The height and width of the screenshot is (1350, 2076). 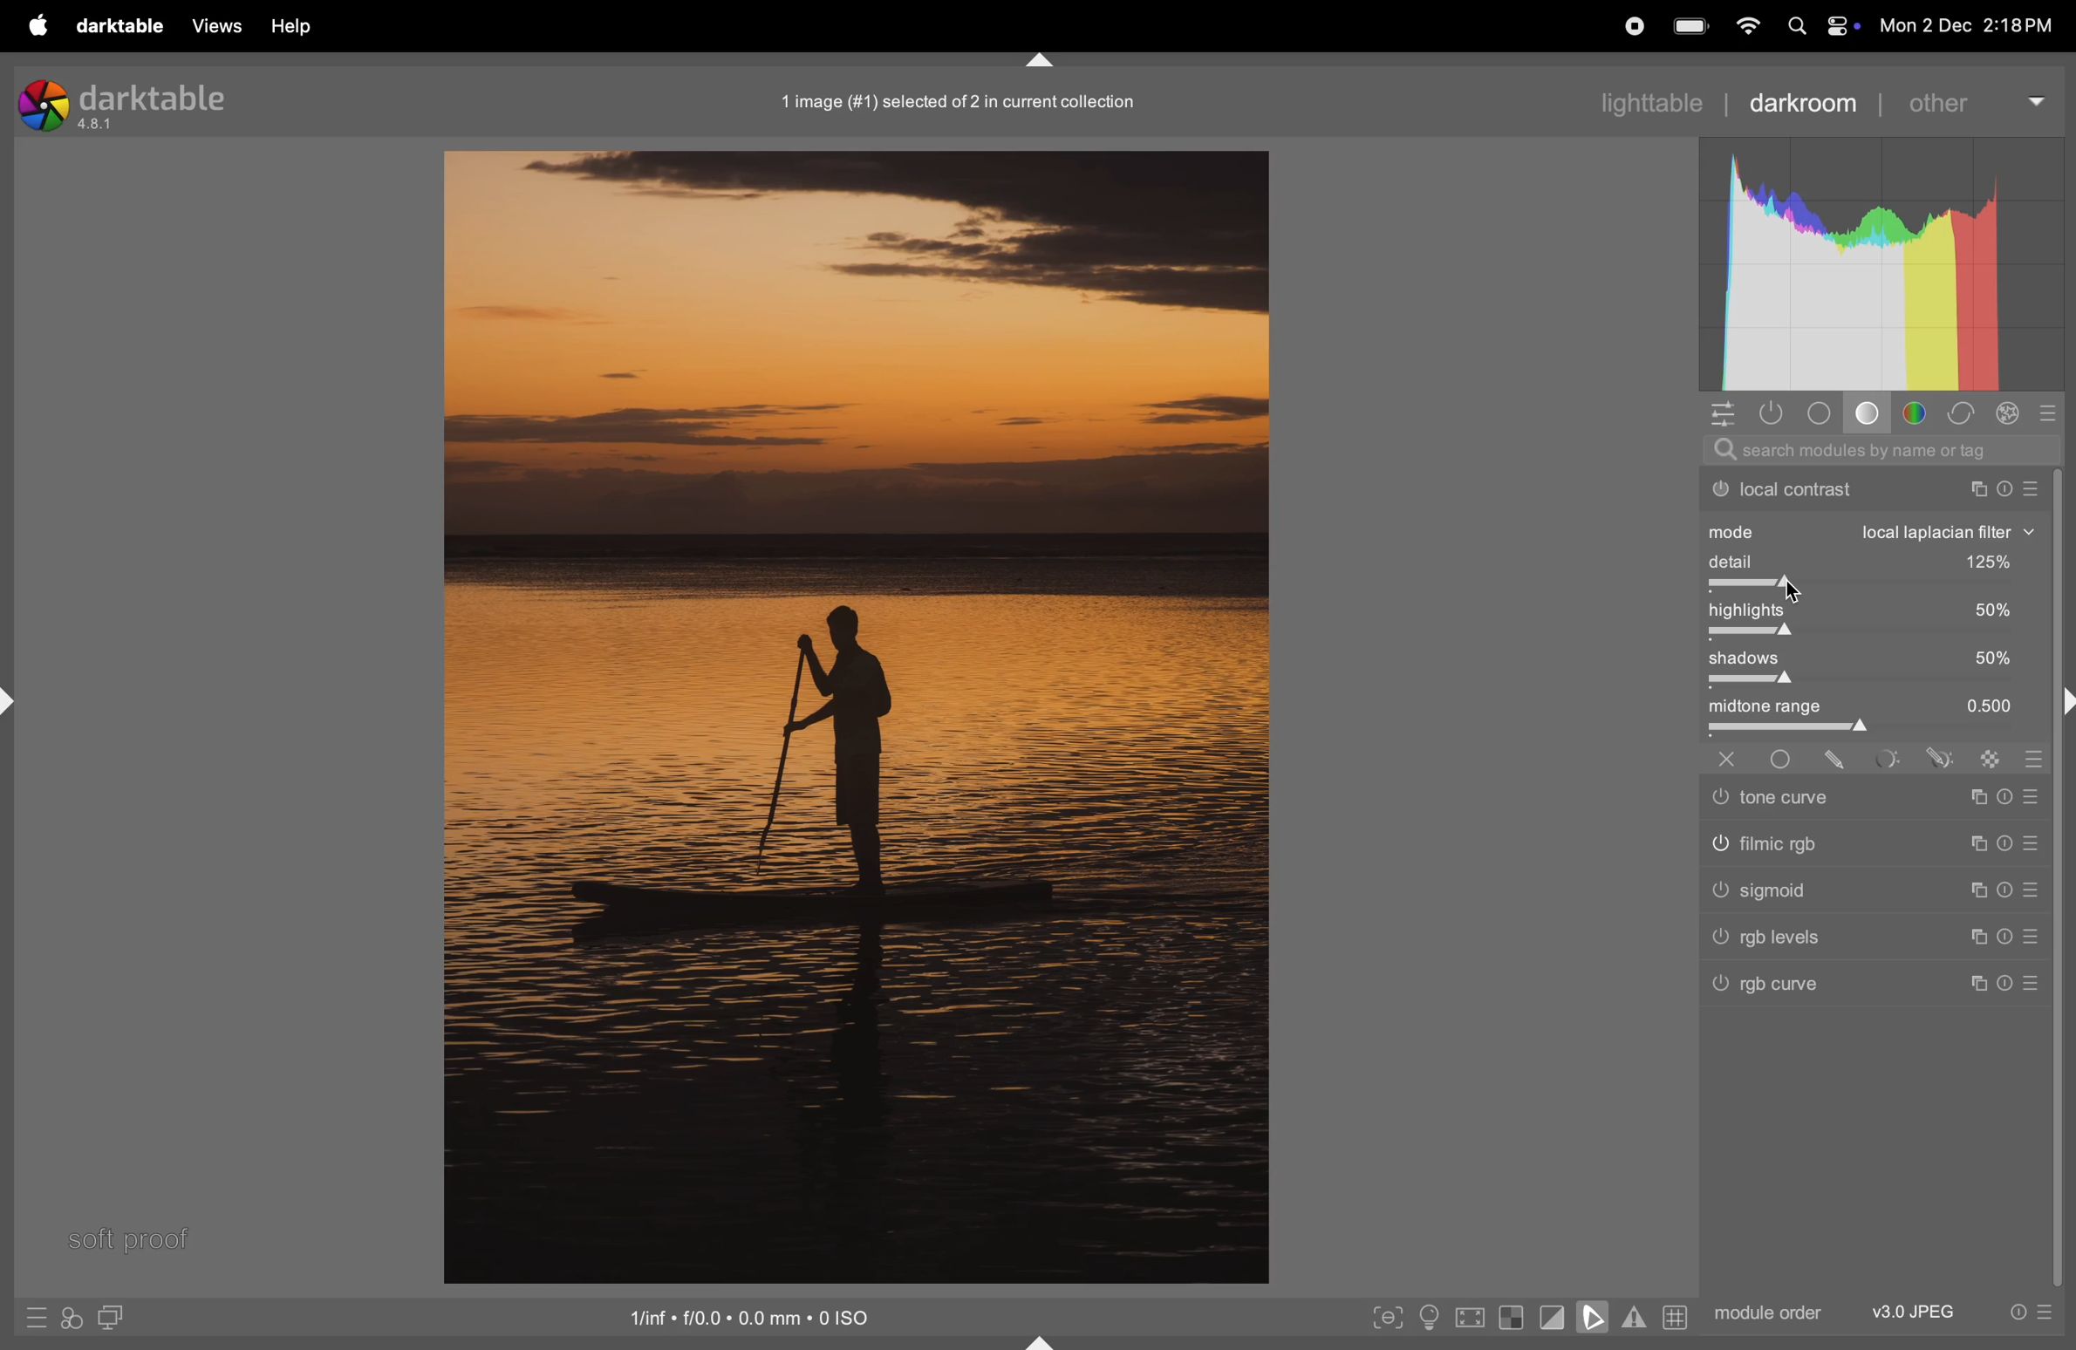 I want to click on darktable, so click(x=120, y=25).